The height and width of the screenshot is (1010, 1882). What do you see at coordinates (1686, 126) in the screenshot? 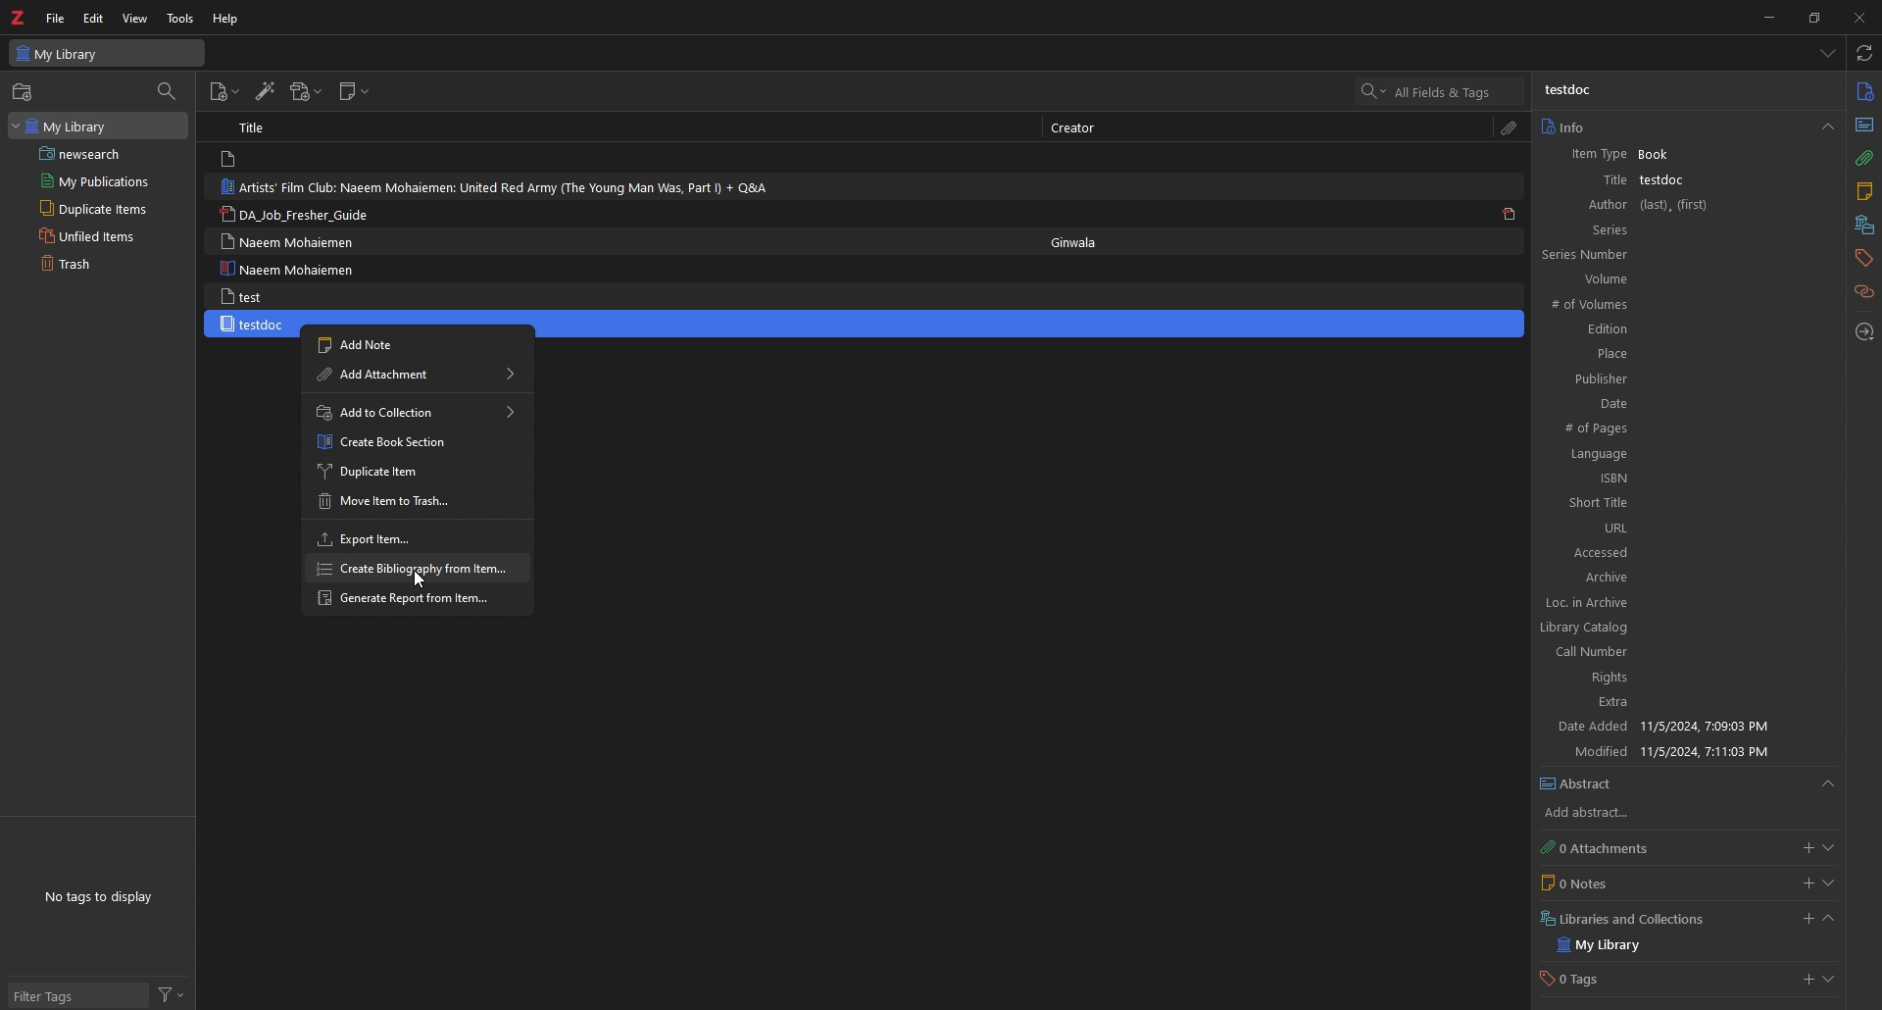
I see `info` at bounding box center [1686, 126].